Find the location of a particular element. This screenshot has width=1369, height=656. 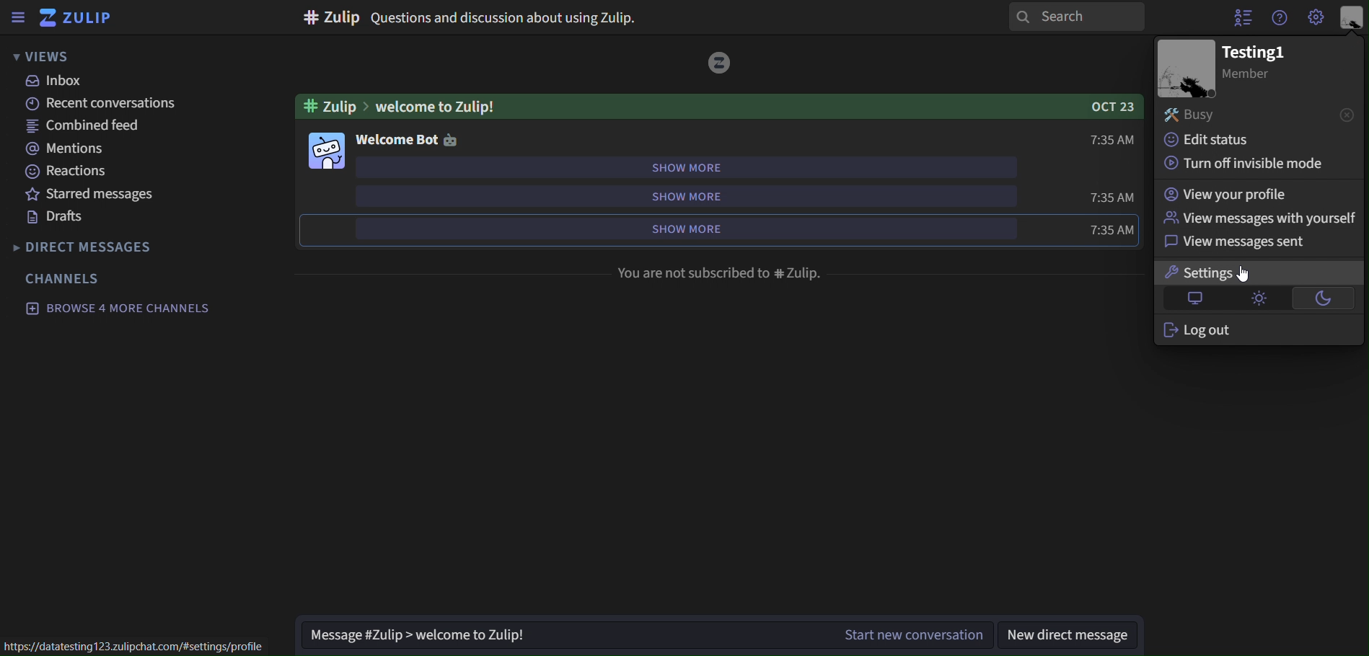

Member is located at coordinates (1261, 77).